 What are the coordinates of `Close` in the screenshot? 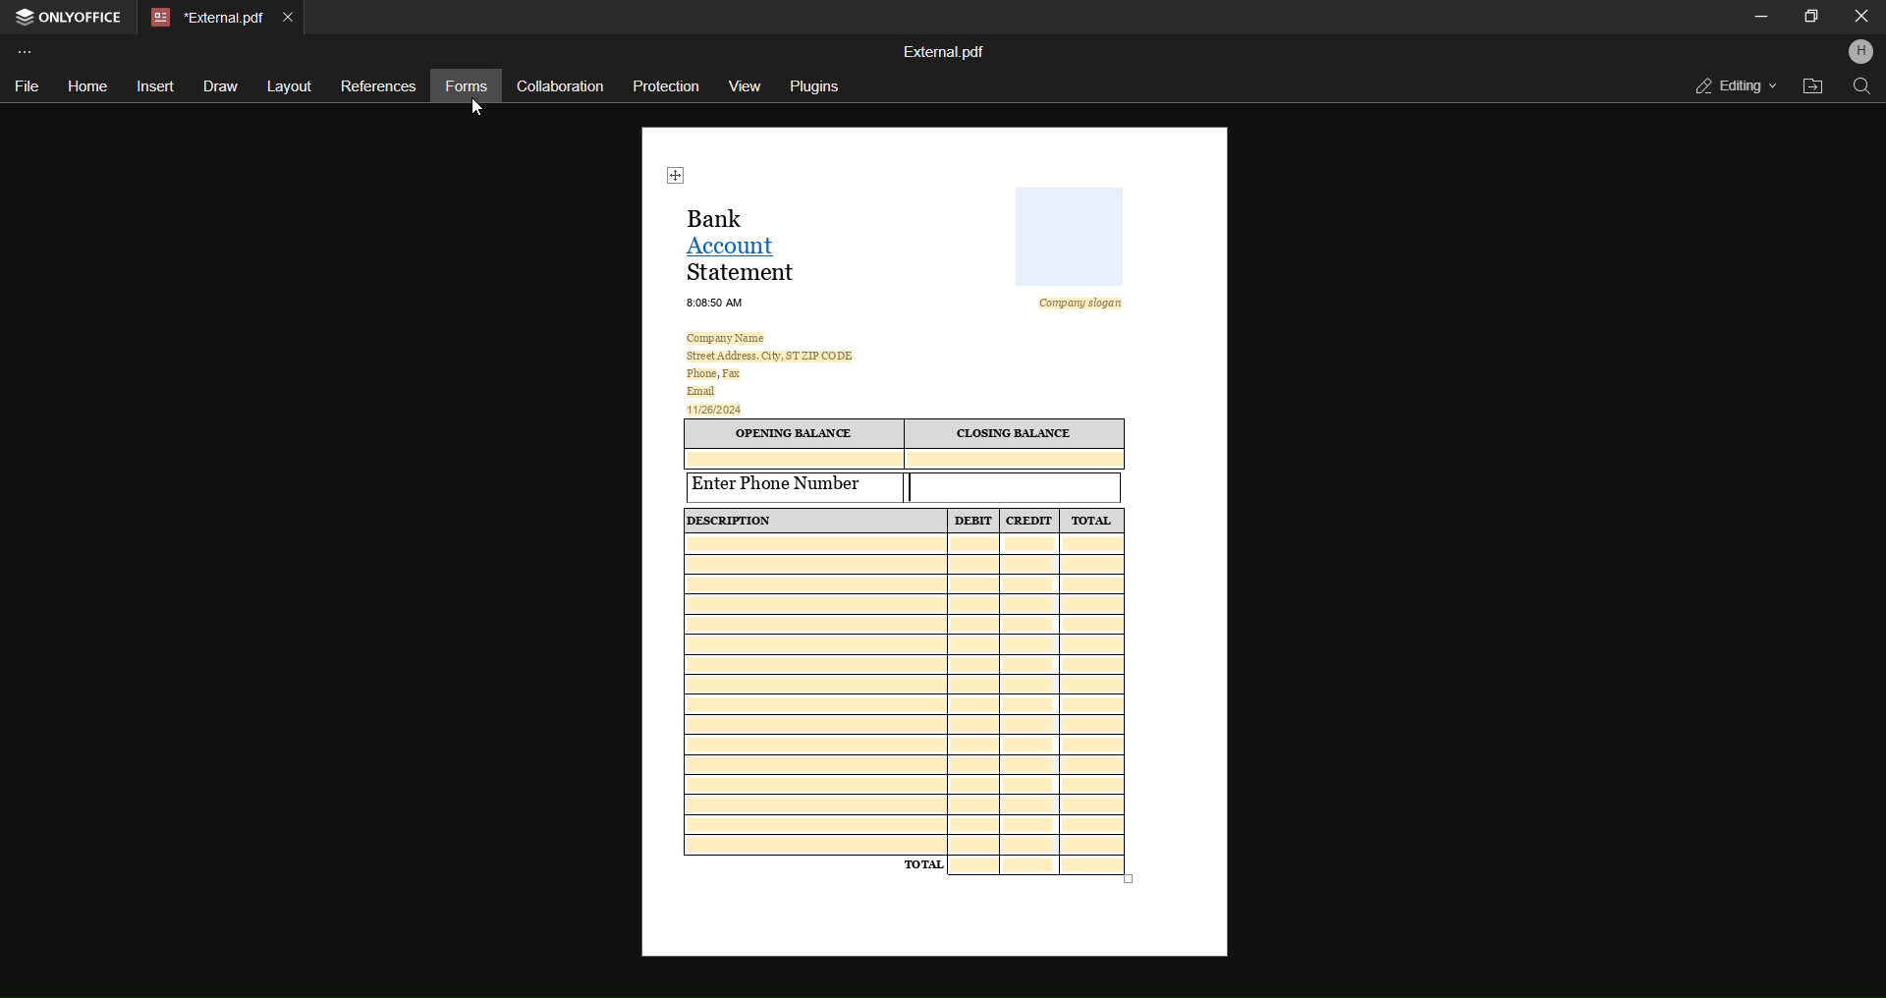 It's located at (1858, 16).